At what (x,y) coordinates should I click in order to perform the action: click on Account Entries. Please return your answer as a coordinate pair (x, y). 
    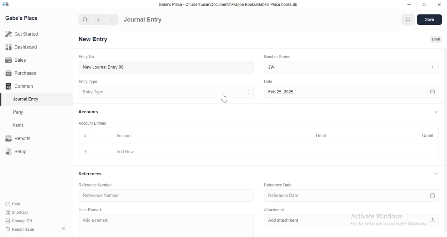
    Looking at the image, I should click on (93, 123).